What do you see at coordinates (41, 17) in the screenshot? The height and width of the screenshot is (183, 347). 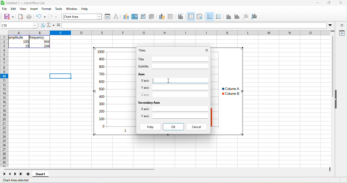 I see `undo` at bounding box center [41, 17].